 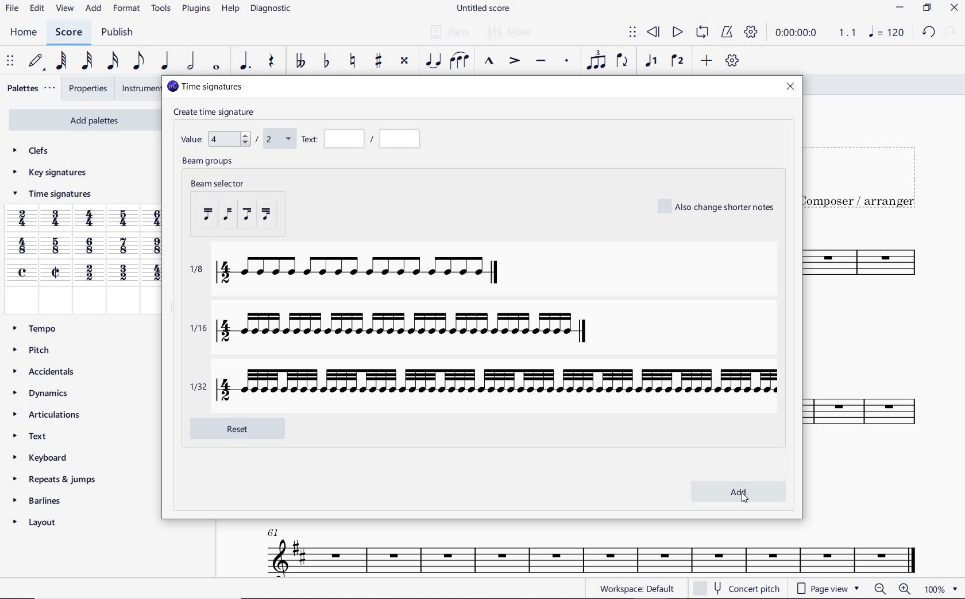 What do you see at coordinates (826, 588) in the screenshot?
I see `page view` at bounding box center [826, 588].